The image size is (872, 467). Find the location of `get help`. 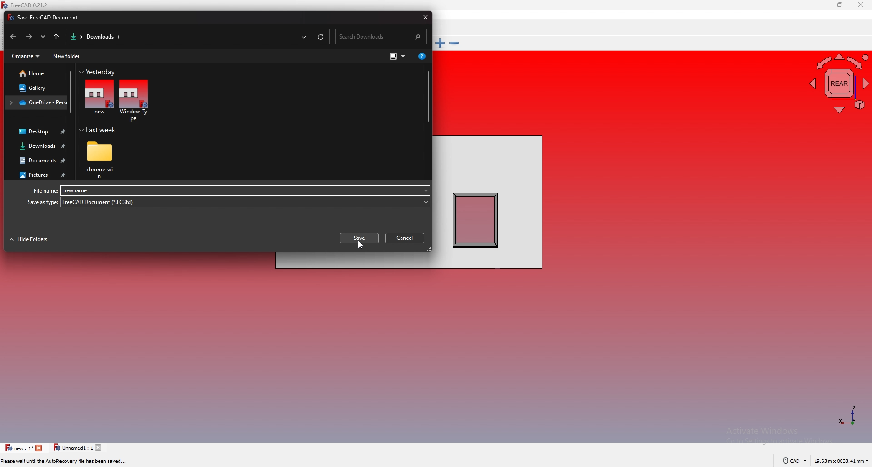

get help is located at coordinates (421, 56).